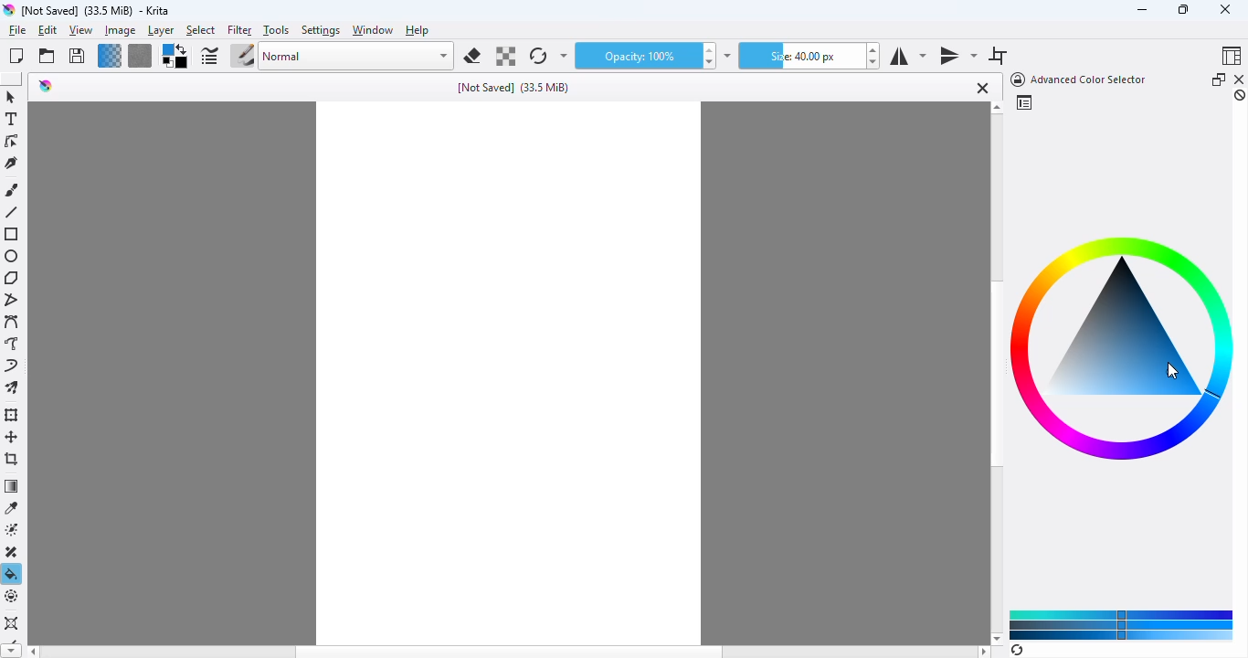  Describe the element at coordinates (13, 508) in the screenshot. I see `sample a color from the image or current layer` at that location.